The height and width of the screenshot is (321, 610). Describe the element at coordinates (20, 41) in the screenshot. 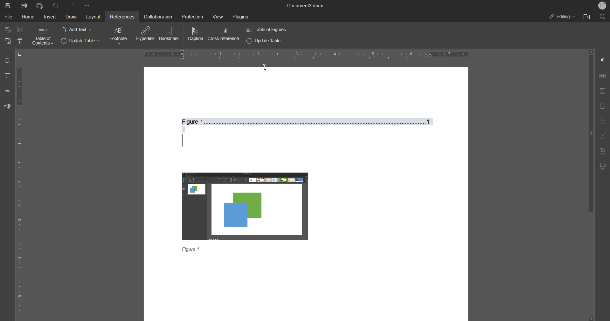

I see `Copy Style` at that location.